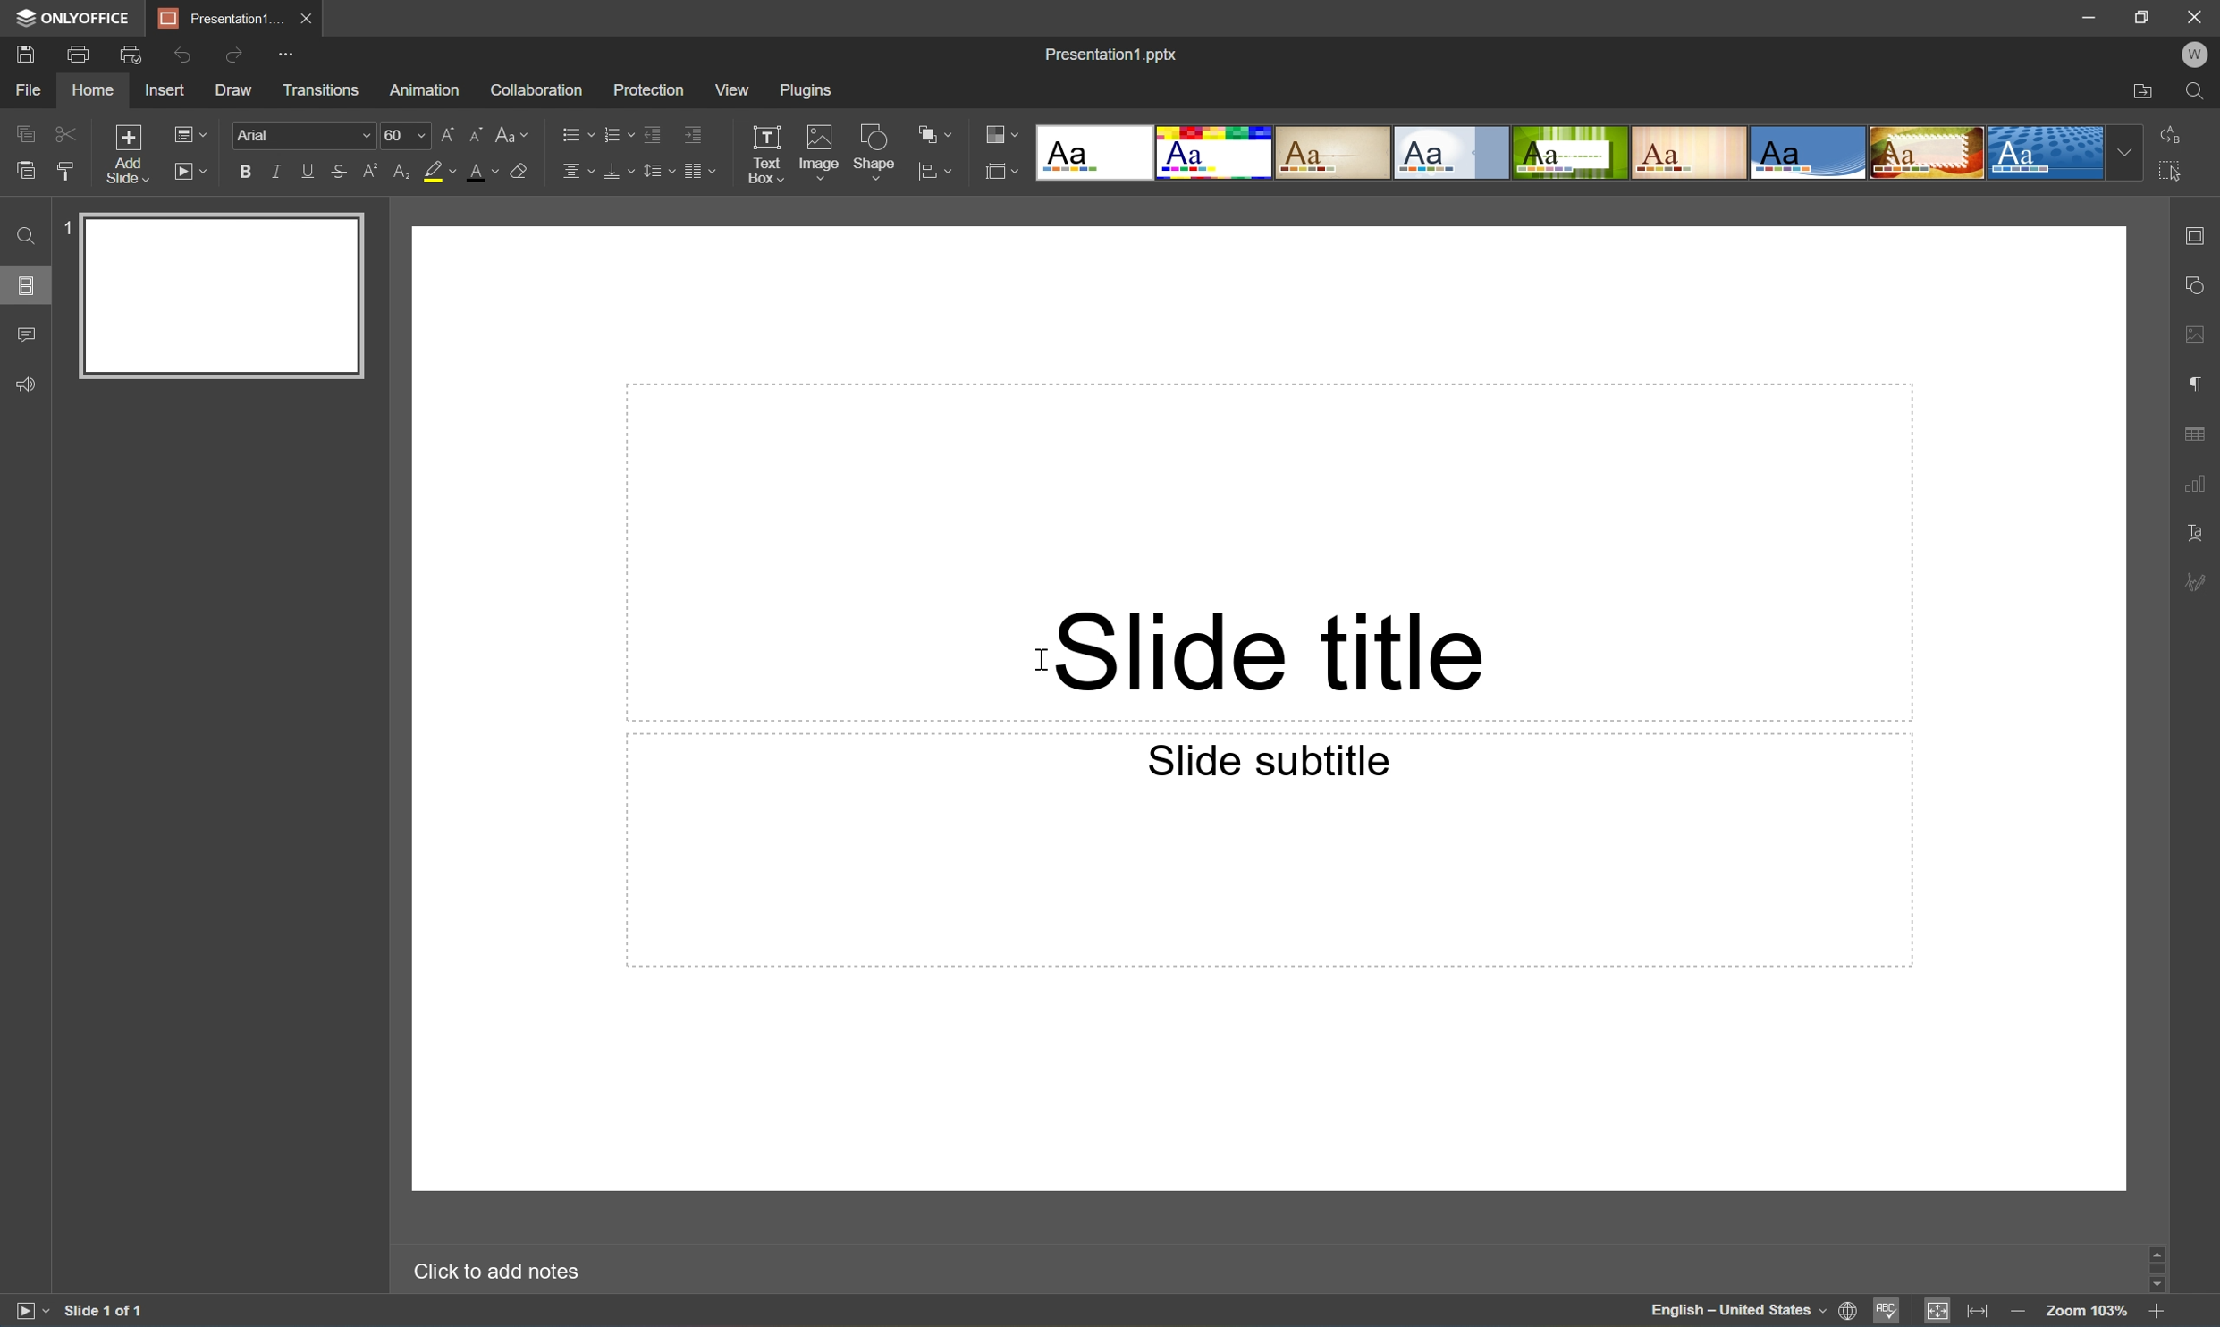 This screenshot has height=1327, width=2220. I want to click on Italic, so click(274, 170).